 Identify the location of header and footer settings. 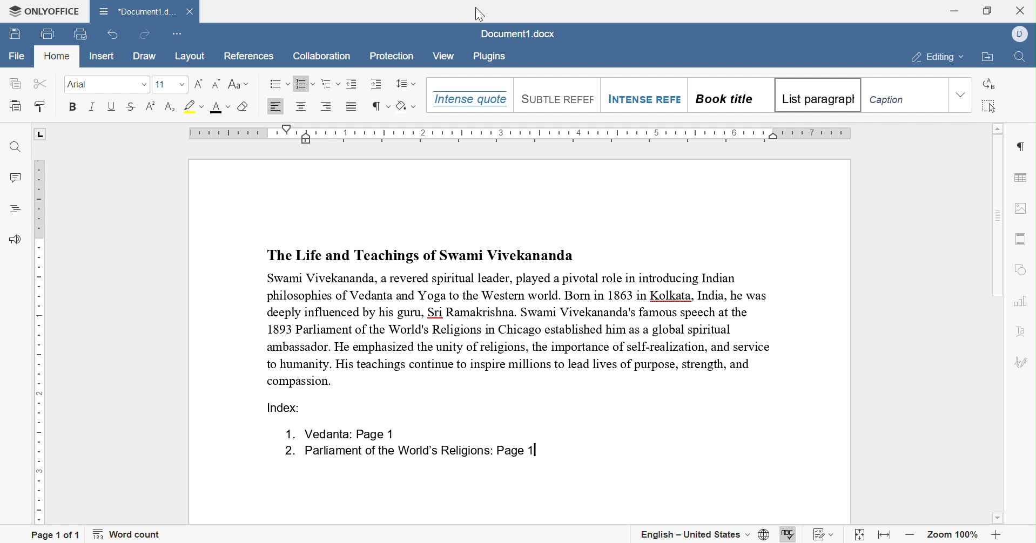
(1020, 239).